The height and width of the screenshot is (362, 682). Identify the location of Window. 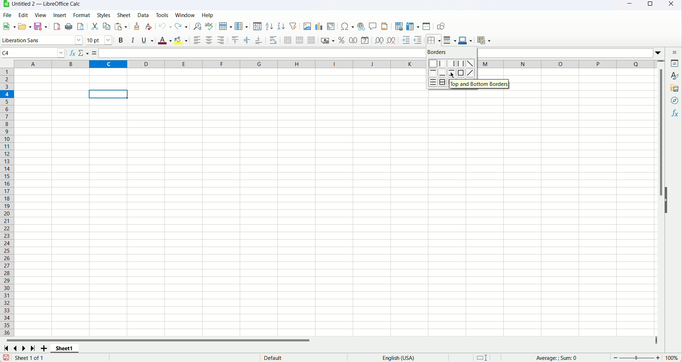
(185, 15).